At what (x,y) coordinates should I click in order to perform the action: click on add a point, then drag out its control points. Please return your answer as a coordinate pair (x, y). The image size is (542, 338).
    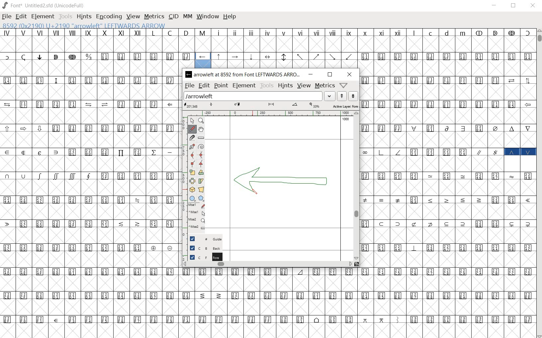
    Looking at the image, I should click on (191, 146).